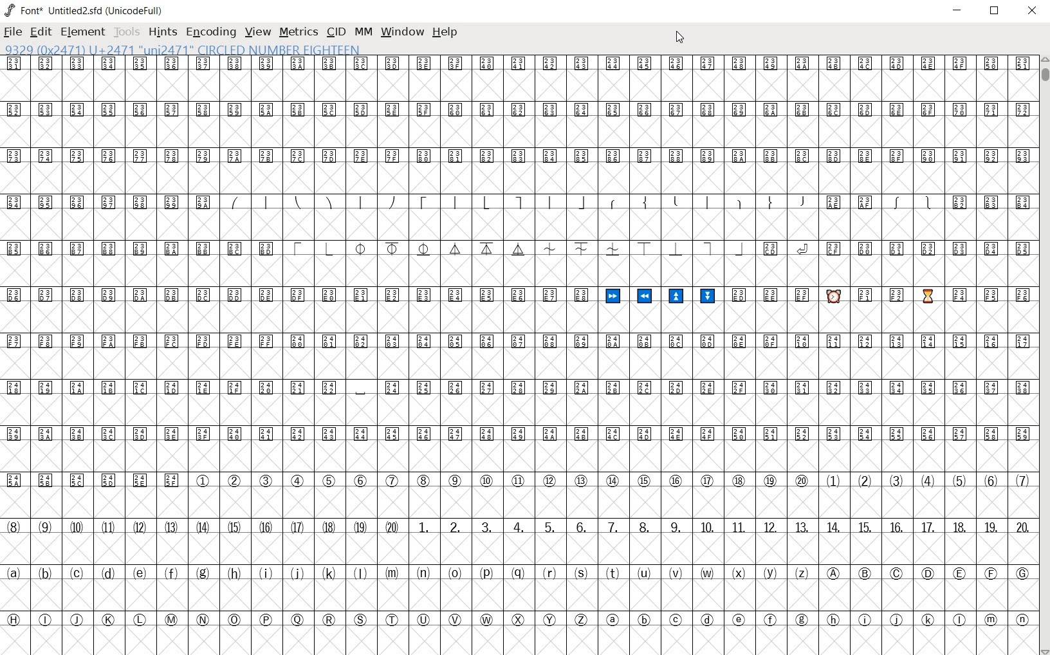 This screenshot has height=655, width=1050. Describe the element at coordinates (1044, 355) in the screenshot. I see `scrollbar` at that location.